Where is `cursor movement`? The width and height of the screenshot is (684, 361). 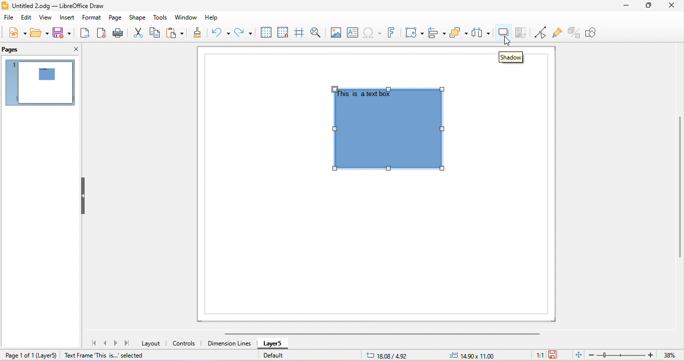
cursor movement is located at coordinates (507, 42).